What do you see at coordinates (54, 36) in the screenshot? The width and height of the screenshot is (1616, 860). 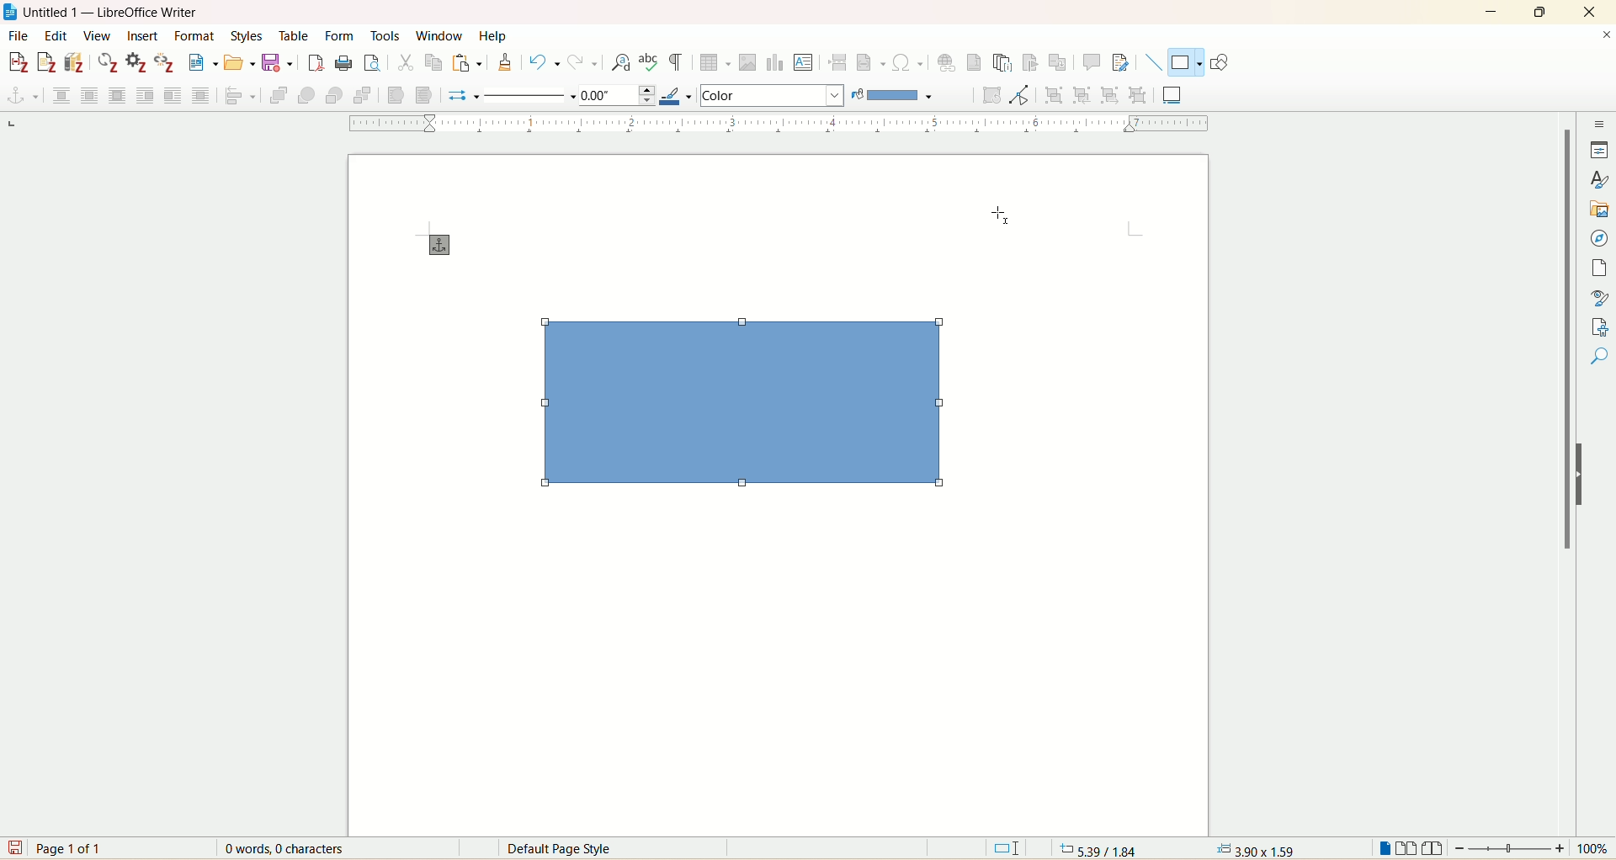 I see `edit` at bounding box center [54, 36].